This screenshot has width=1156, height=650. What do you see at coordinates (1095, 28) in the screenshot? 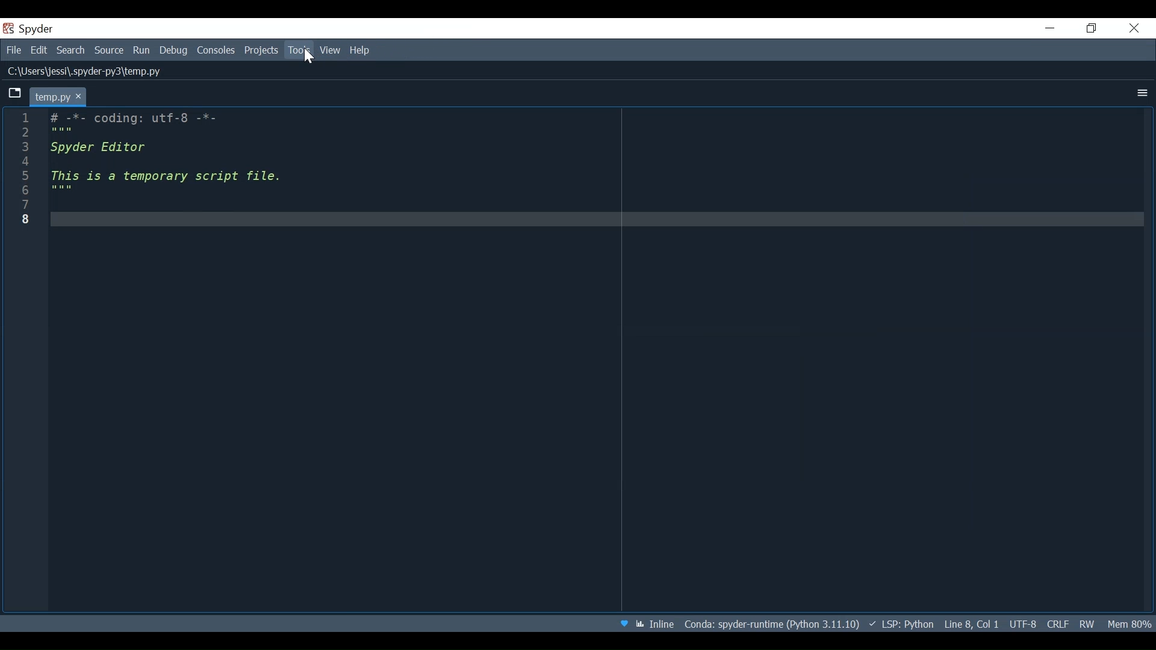
I see `Restore` at bounding box center [1095, 28].